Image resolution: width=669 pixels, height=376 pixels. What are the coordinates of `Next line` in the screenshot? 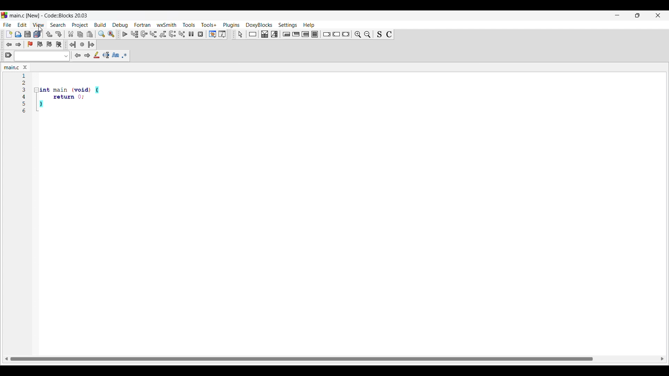 It's located at (144, 34).